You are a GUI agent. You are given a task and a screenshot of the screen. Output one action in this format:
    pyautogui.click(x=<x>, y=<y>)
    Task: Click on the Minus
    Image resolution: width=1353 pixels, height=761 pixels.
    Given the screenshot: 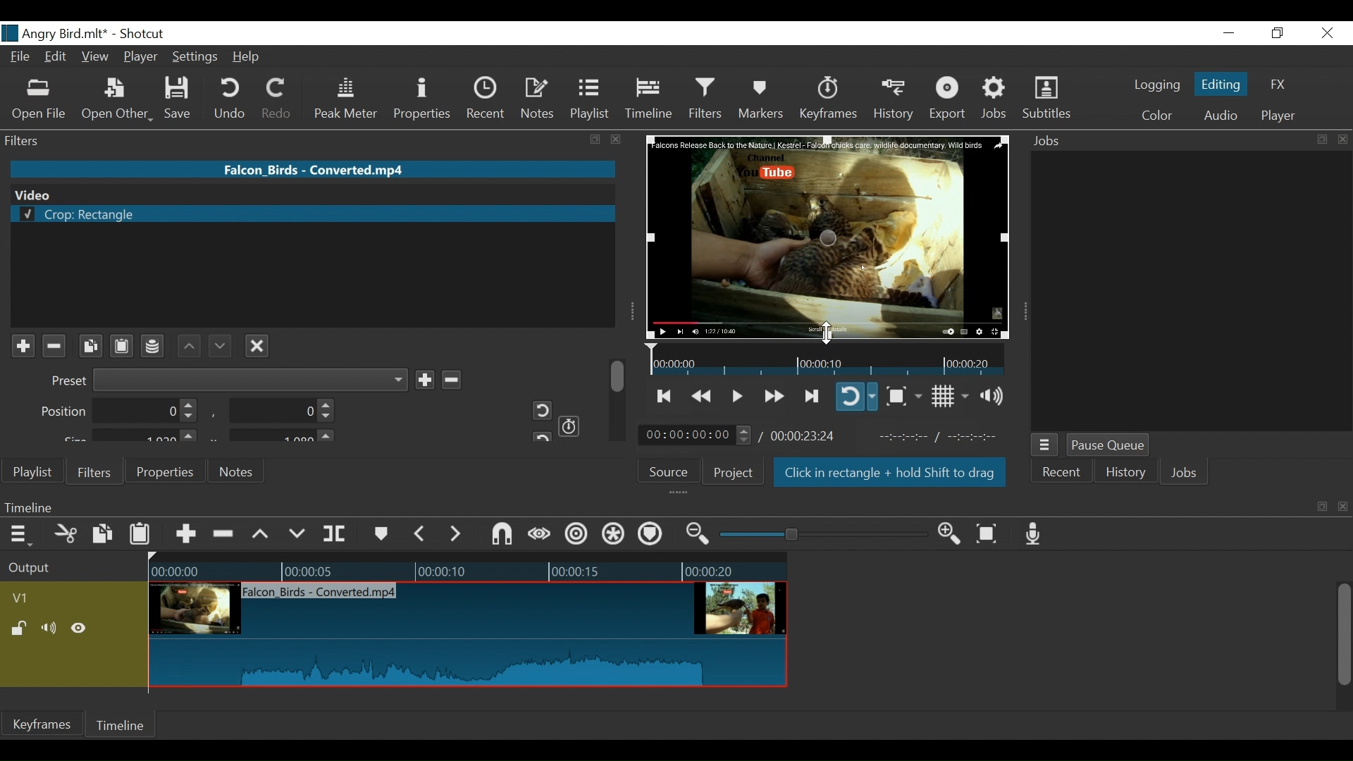 What is the action you would take?
    pyautogui.click(x=450, y=378)
    